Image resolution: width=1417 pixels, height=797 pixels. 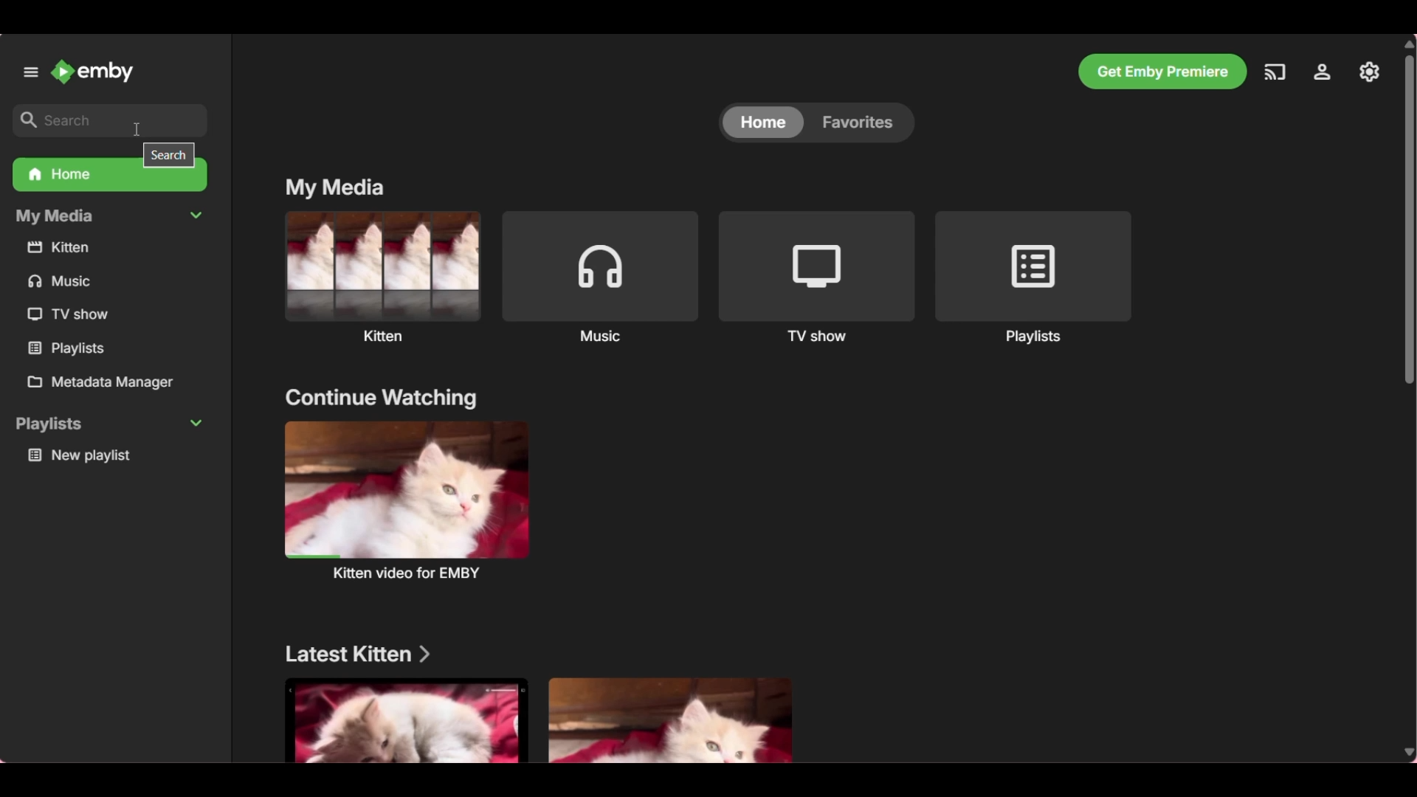 I want to click on My Media, so click(x=108, y=217).